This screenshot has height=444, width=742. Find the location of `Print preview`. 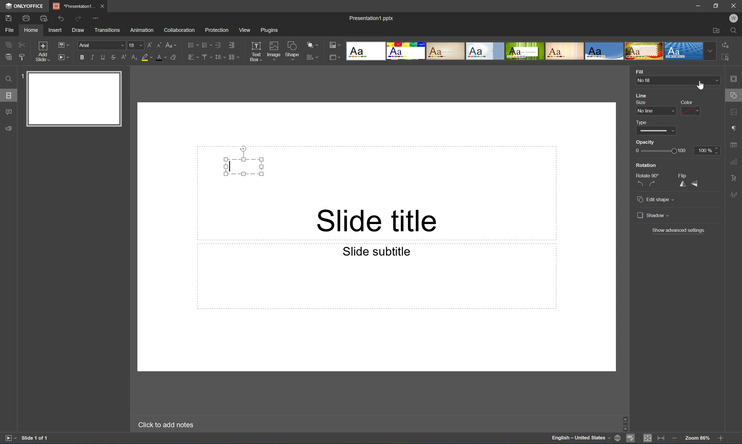

Print preview is located at coordinates (44, 18).